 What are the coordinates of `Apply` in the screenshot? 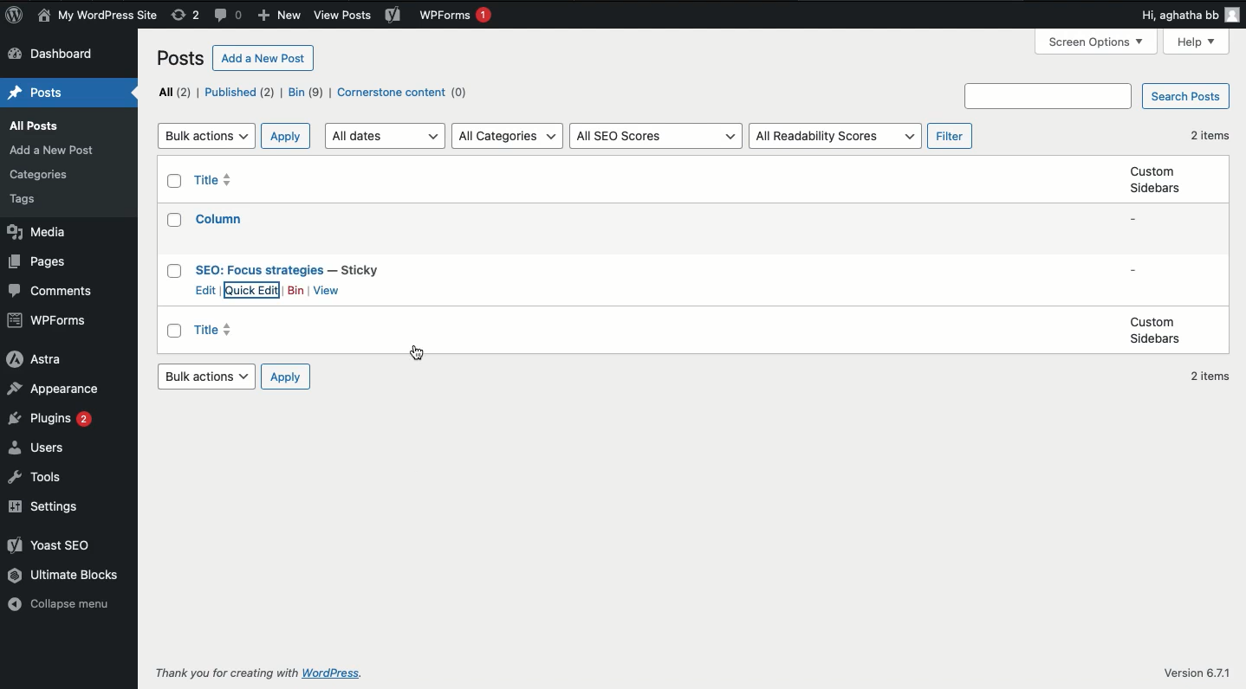 It's located at (285, 377).